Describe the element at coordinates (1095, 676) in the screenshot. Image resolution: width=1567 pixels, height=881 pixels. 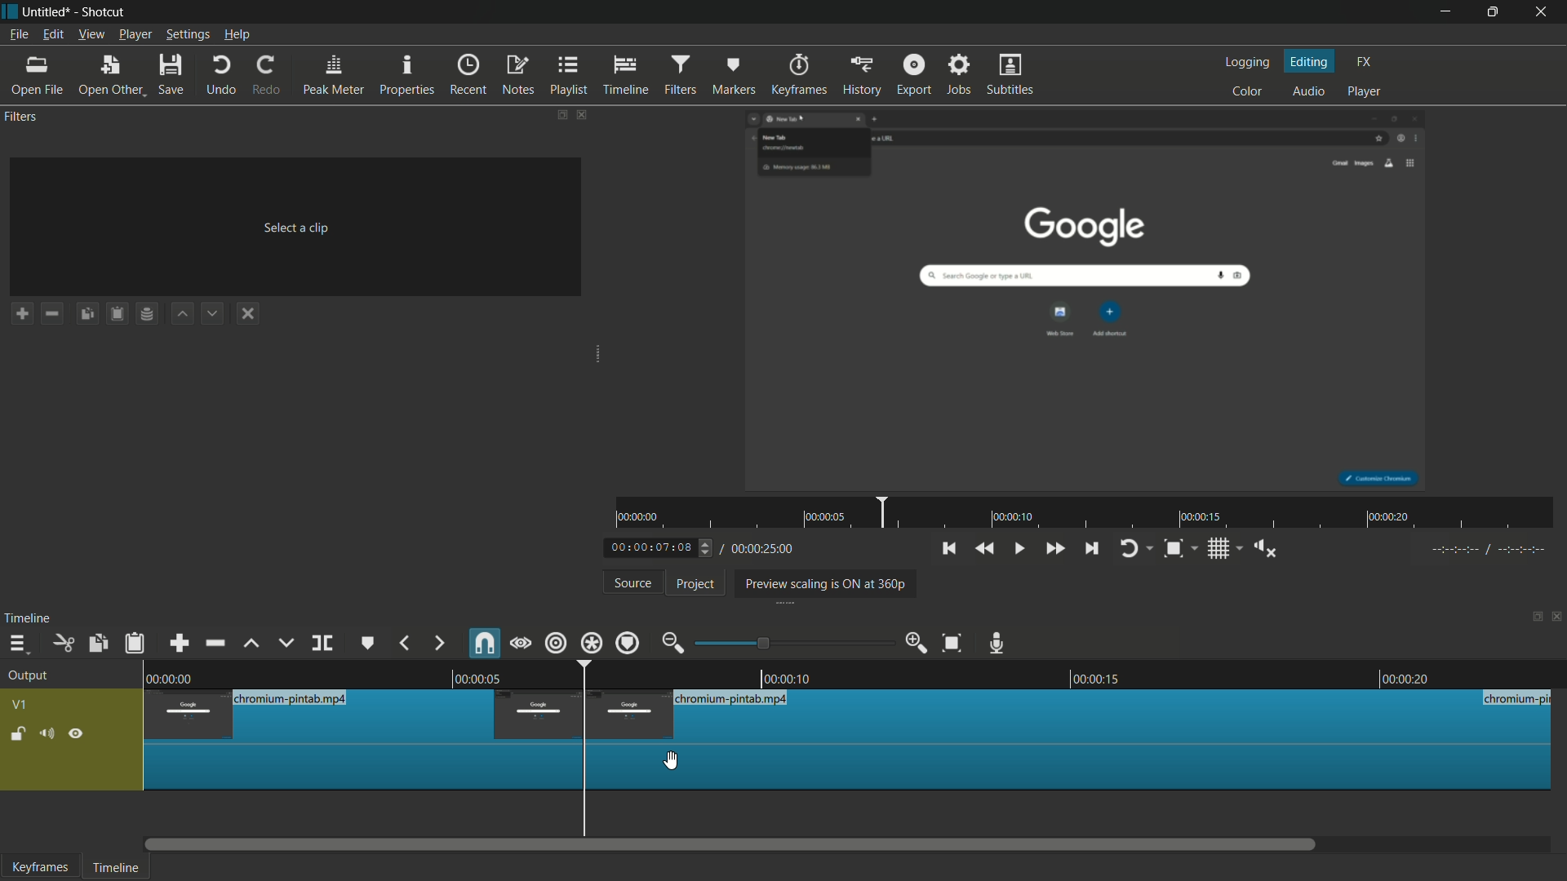
I see `0.00.015` at that location.